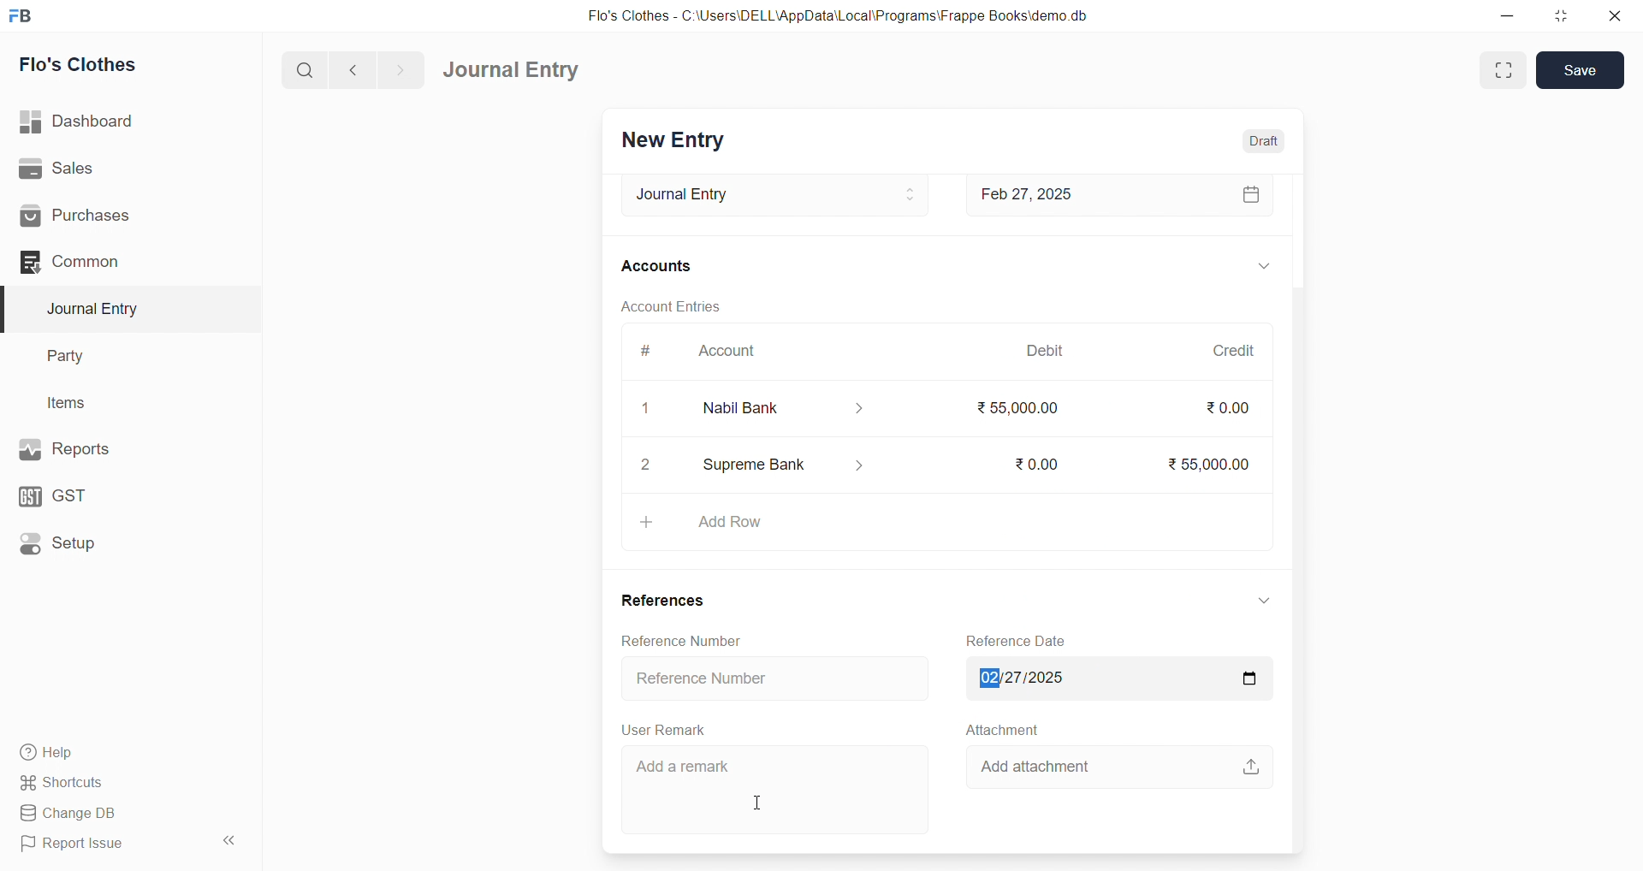  Describe the element at coordinates (1265, 140) in the screenshot. I see `Draft` at that location.